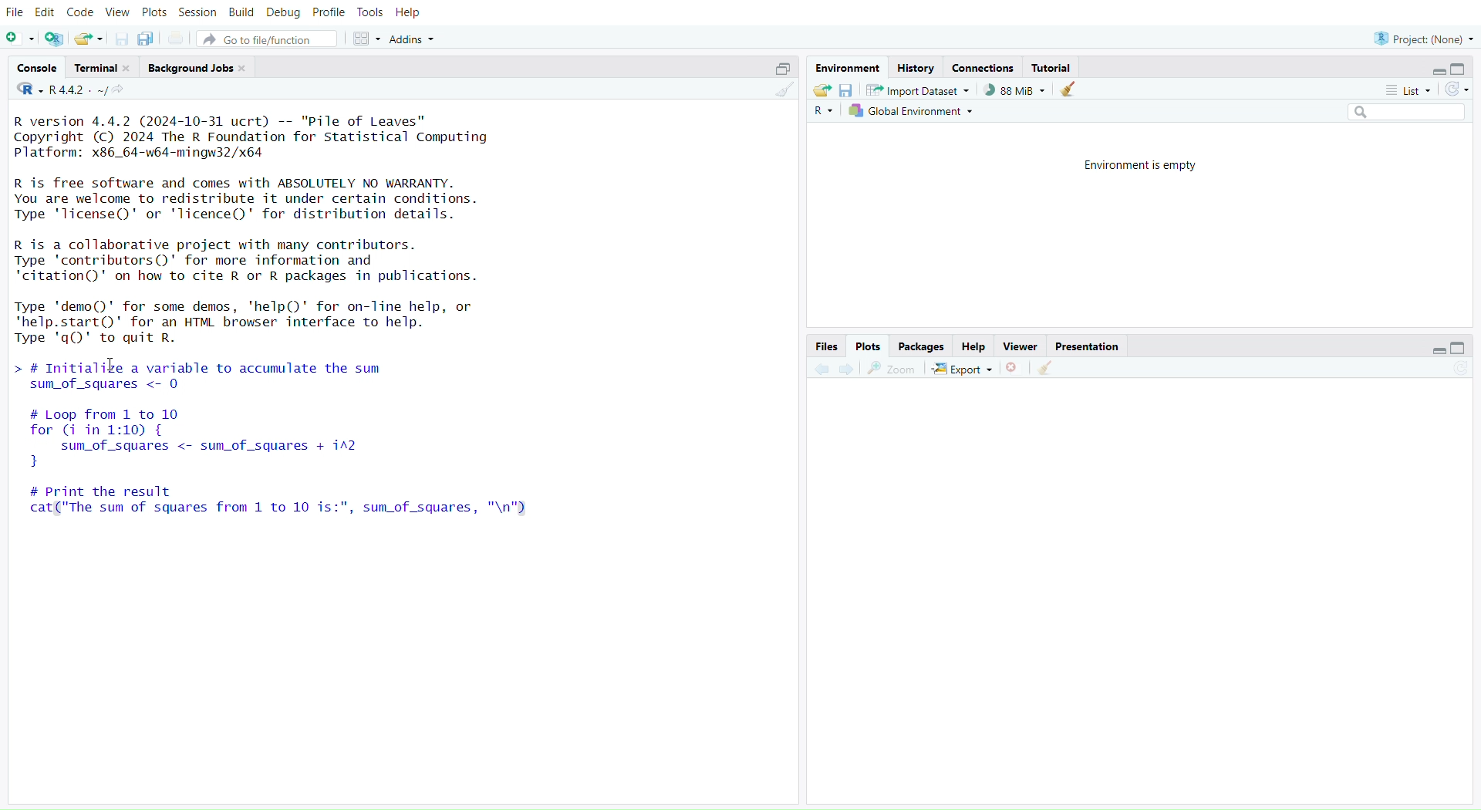 This screenshot has width=1481, height=810. I want to click on connections, so click(983, 67).